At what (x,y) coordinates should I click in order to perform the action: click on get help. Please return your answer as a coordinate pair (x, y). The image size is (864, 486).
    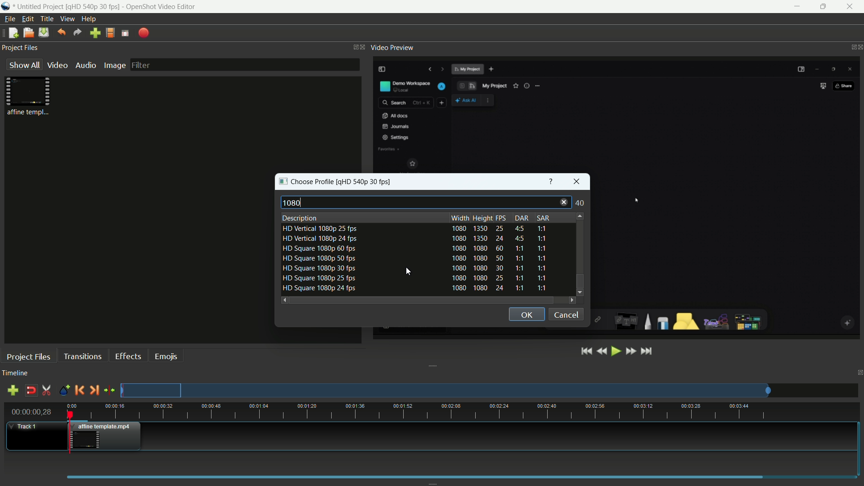
    Looking at the image, I should click on (552, 180).